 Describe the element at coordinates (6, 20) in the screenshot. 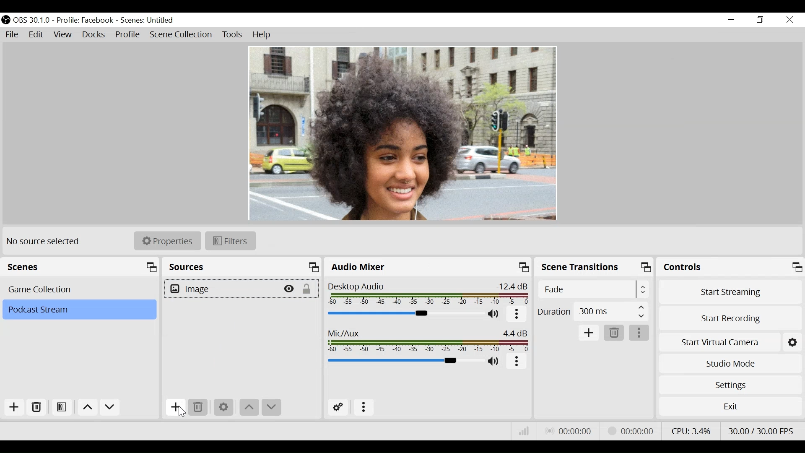

I see `OBS Desktop Icon` at that location.